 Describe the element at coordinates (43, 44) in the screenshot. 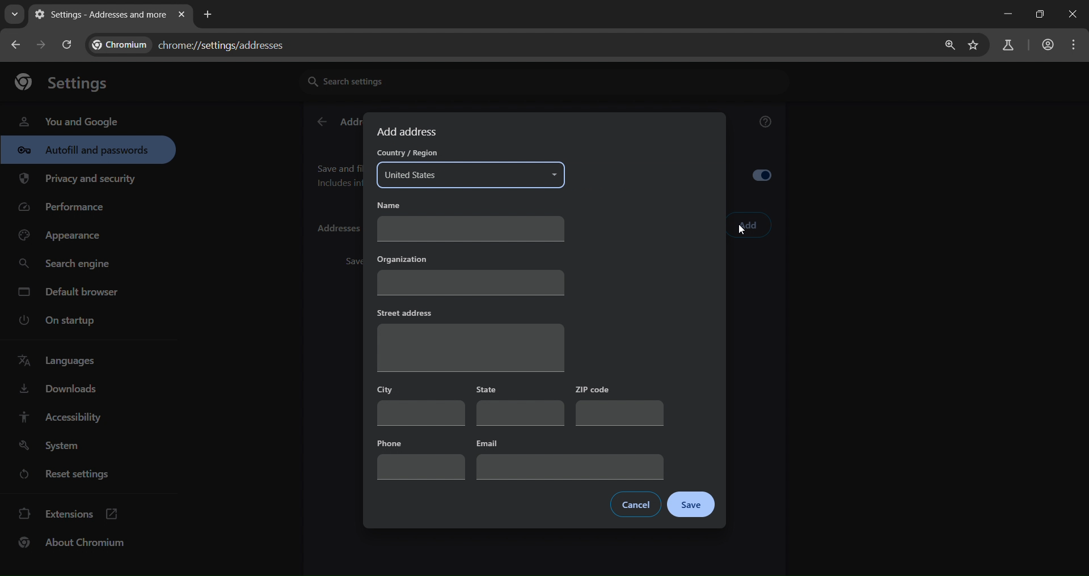

I see `go back one page` at that location.